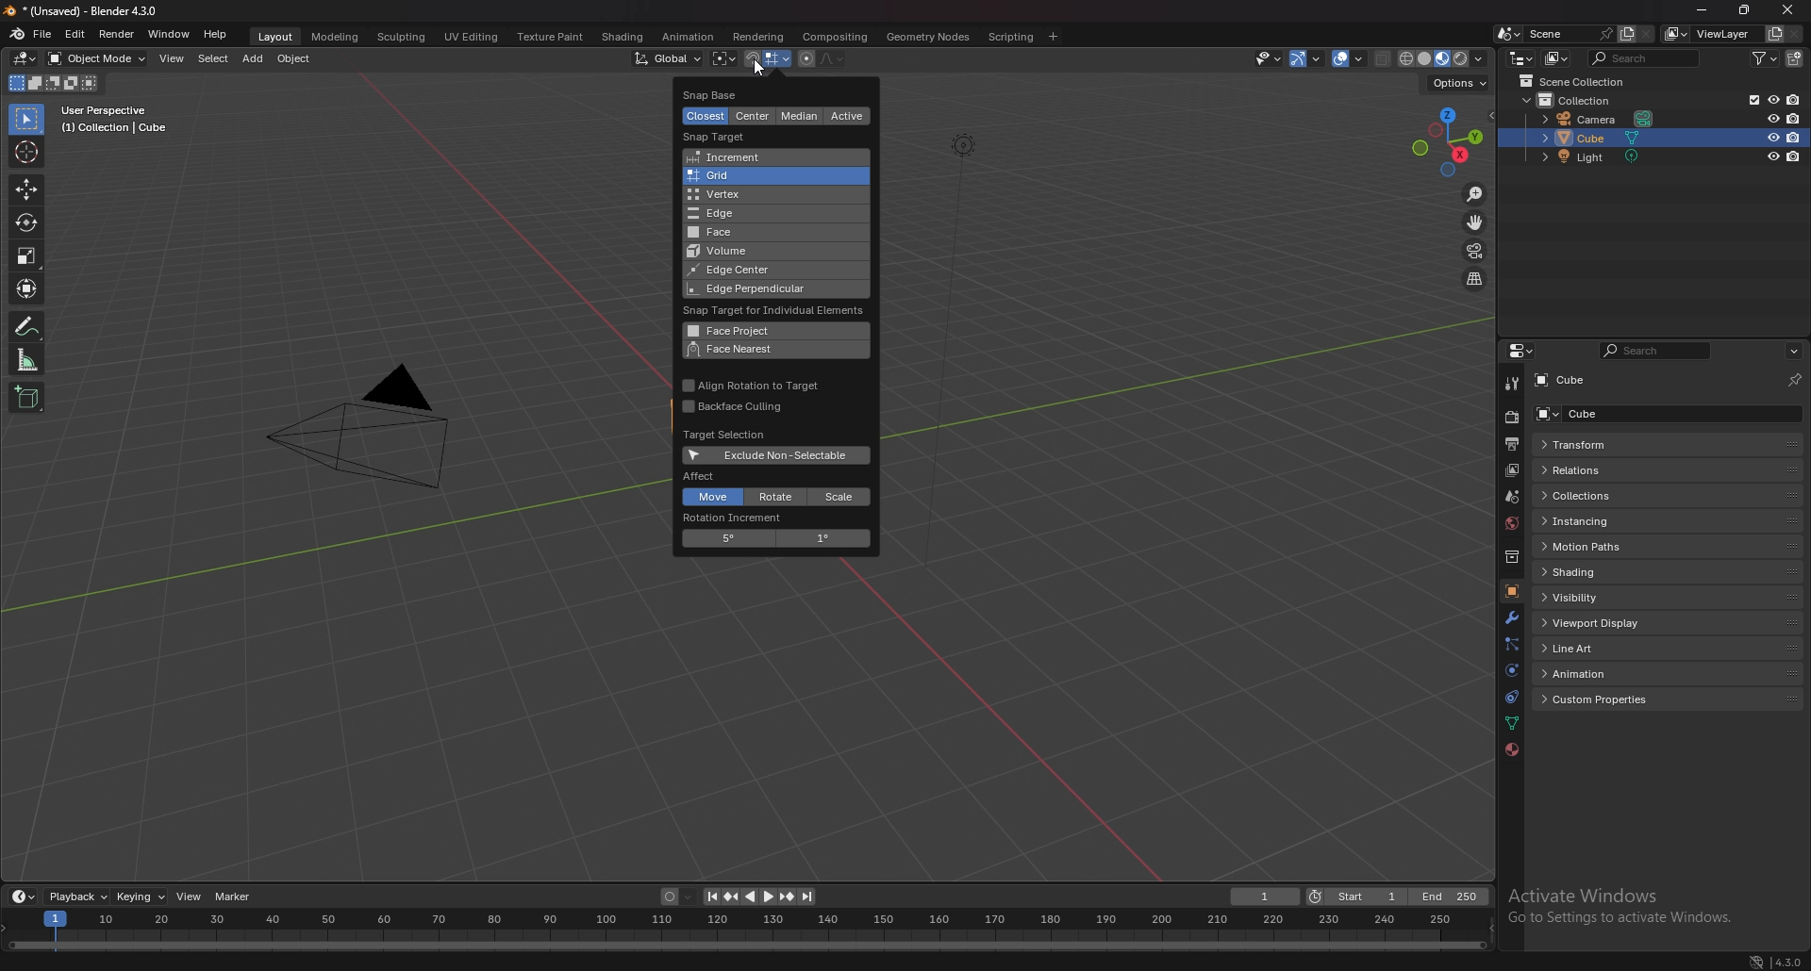 This screenshot has height=971, width=1811. What do you see at coordinates (550, 36) in the screenshot?
I see `texture paint` at bounding box center [550, 36].